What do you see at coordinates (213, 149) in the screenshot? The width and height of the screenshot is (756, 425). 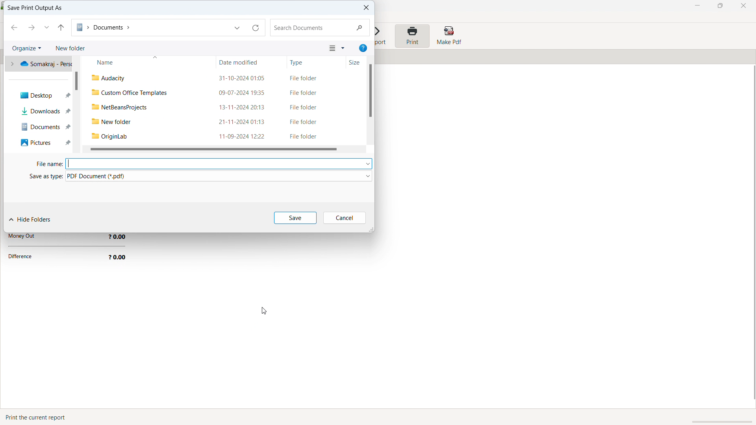 I see `horizontal scrollbar` at bounding box center [213, 149].